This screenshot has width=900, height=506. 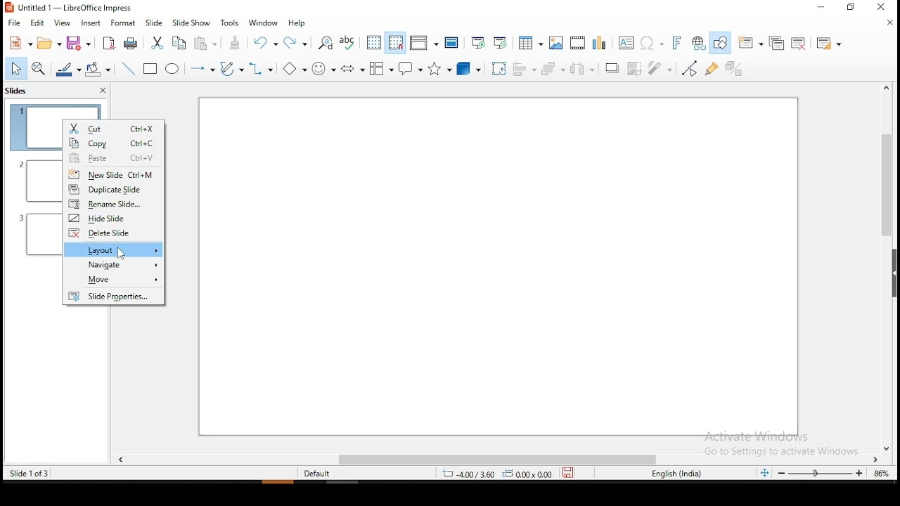 I want to click on scroll bar, so click(x=497, y=460).